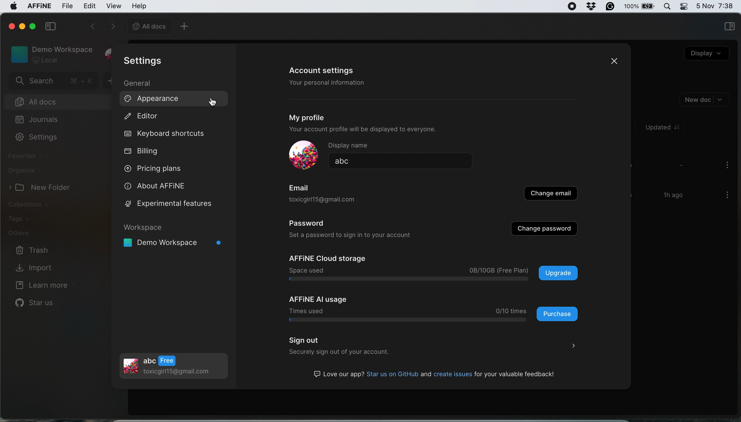 This screenshot has width=741, height=422. Describe the element at coordinates (174, 366) in the screenshot. I see `profile` at that location.